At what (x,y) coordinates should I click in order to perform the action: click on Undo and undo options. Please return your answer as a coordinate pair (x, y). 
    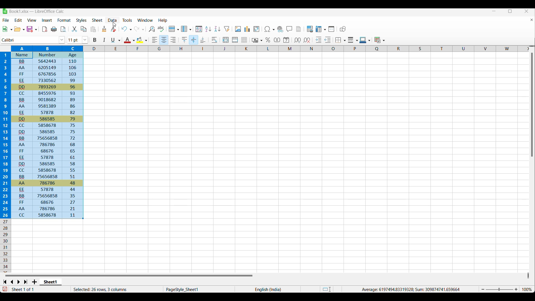
    Looking at the image, I should click on (127, 29).